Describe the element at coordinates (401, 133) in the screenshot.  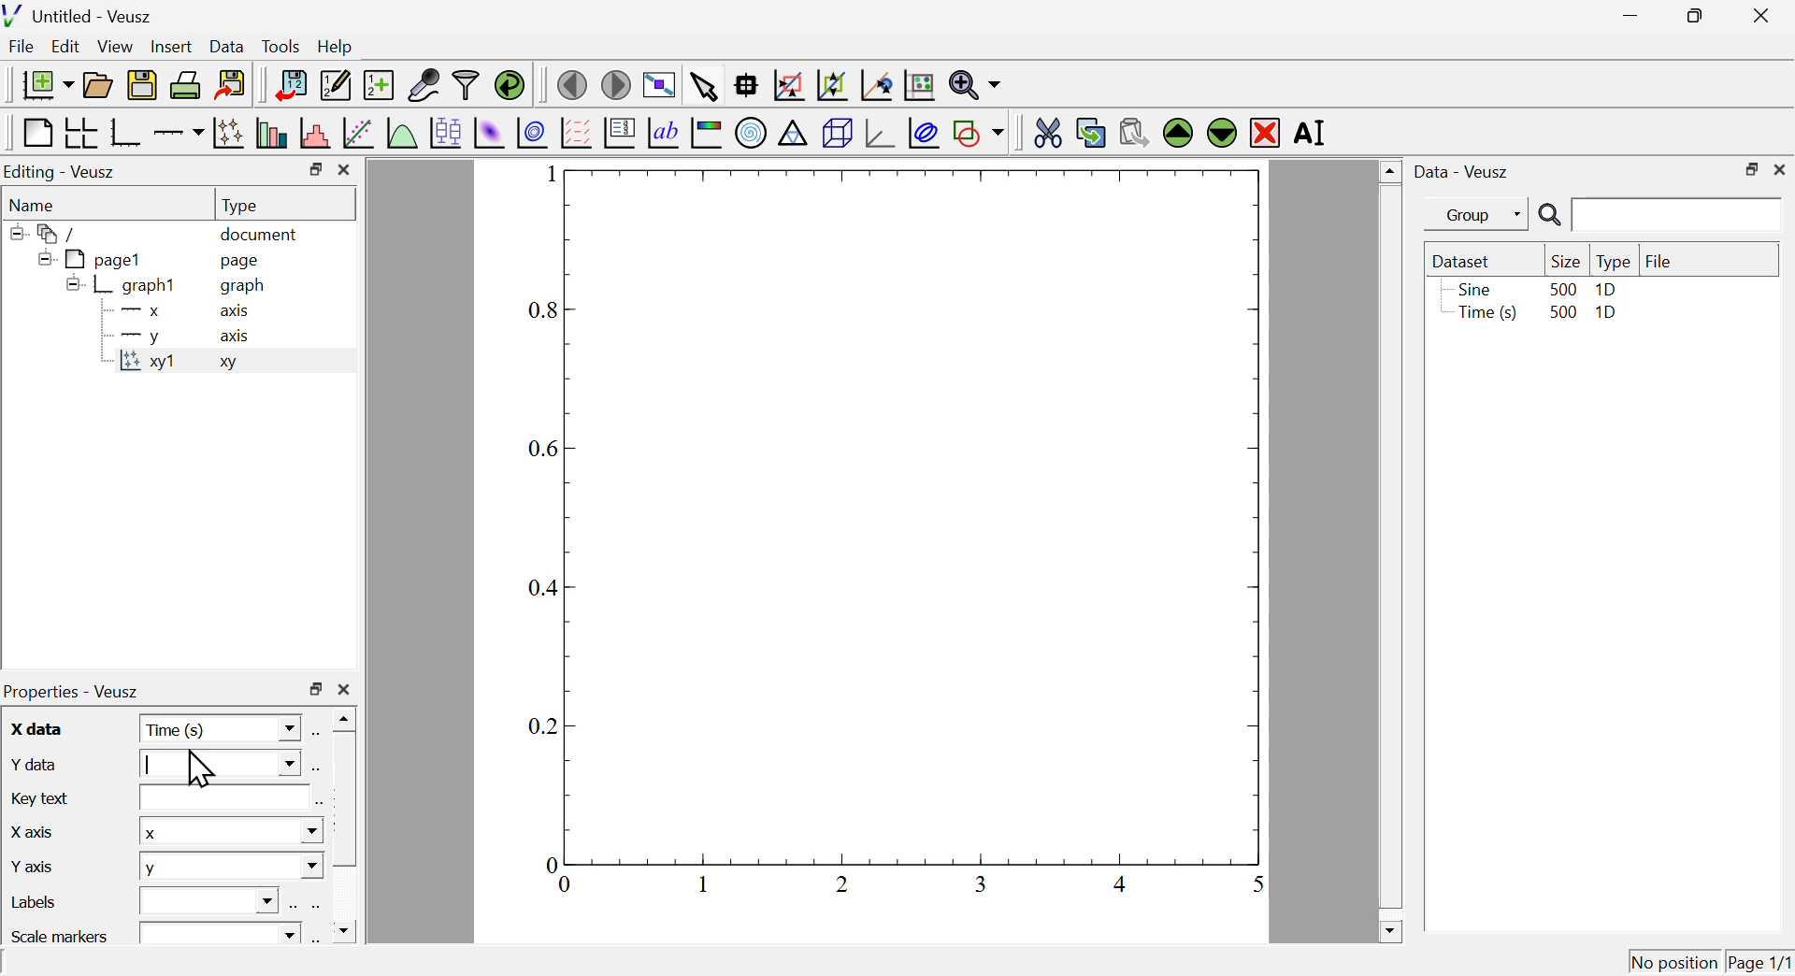
I see `plot a function` at that location.